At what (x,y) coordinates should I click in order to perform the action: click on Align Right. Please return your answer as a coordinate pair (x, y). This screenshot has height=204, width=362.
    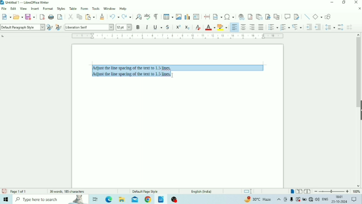
    Looking at the image, I should click on (252, 27).